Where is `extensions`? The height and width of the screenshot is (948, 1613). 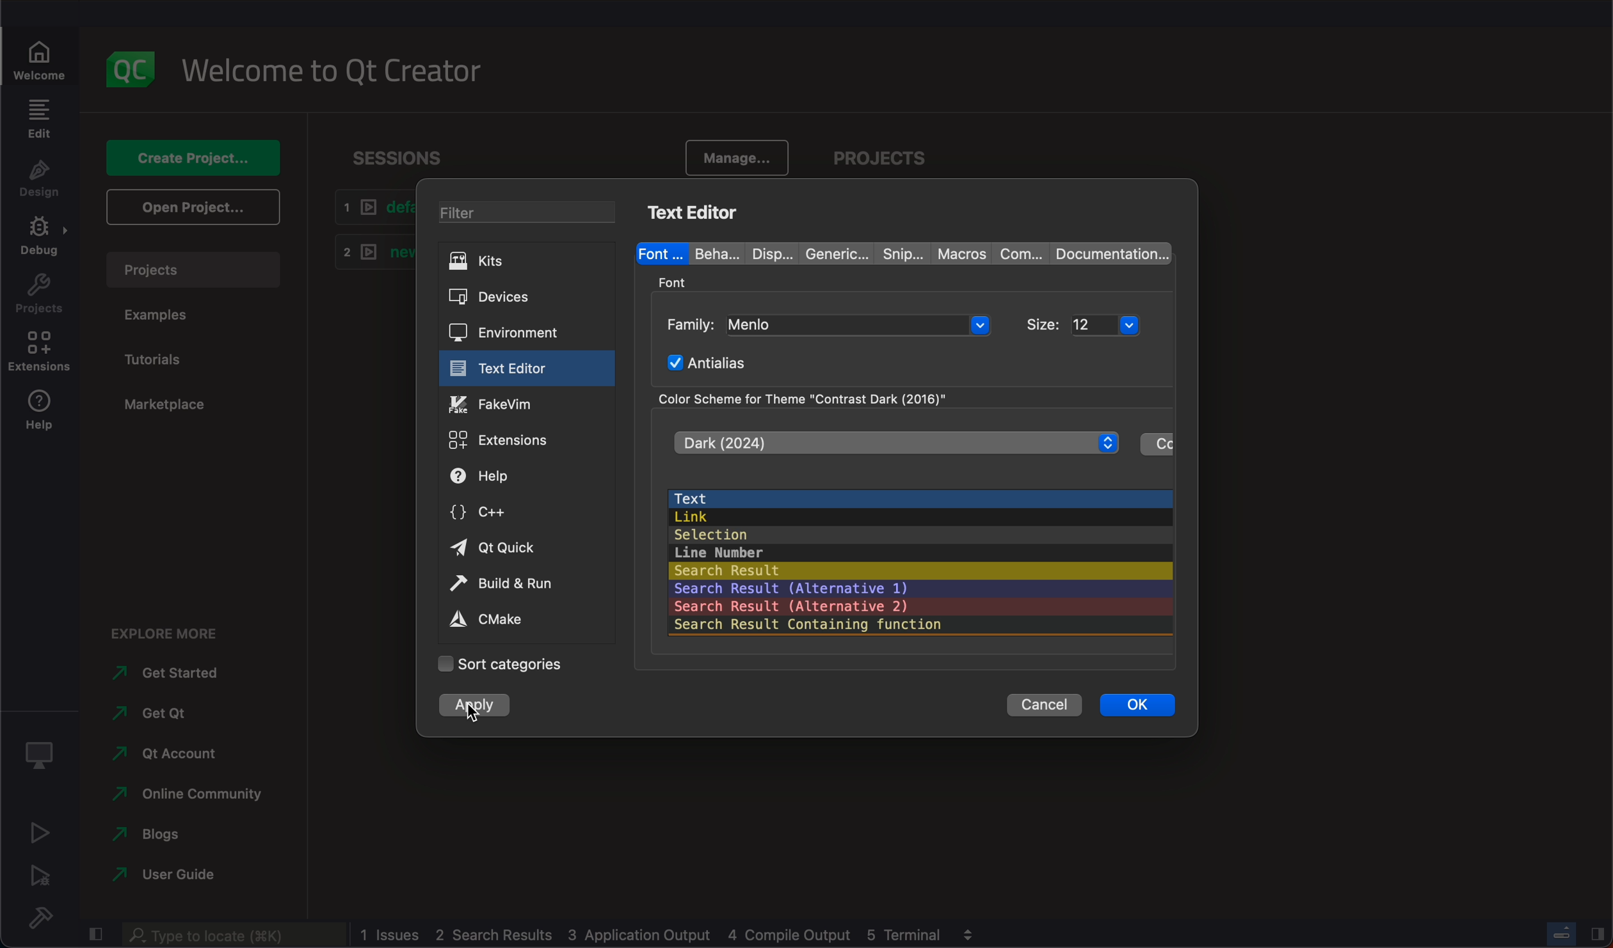 extensions is located at coordinates (525, 439).